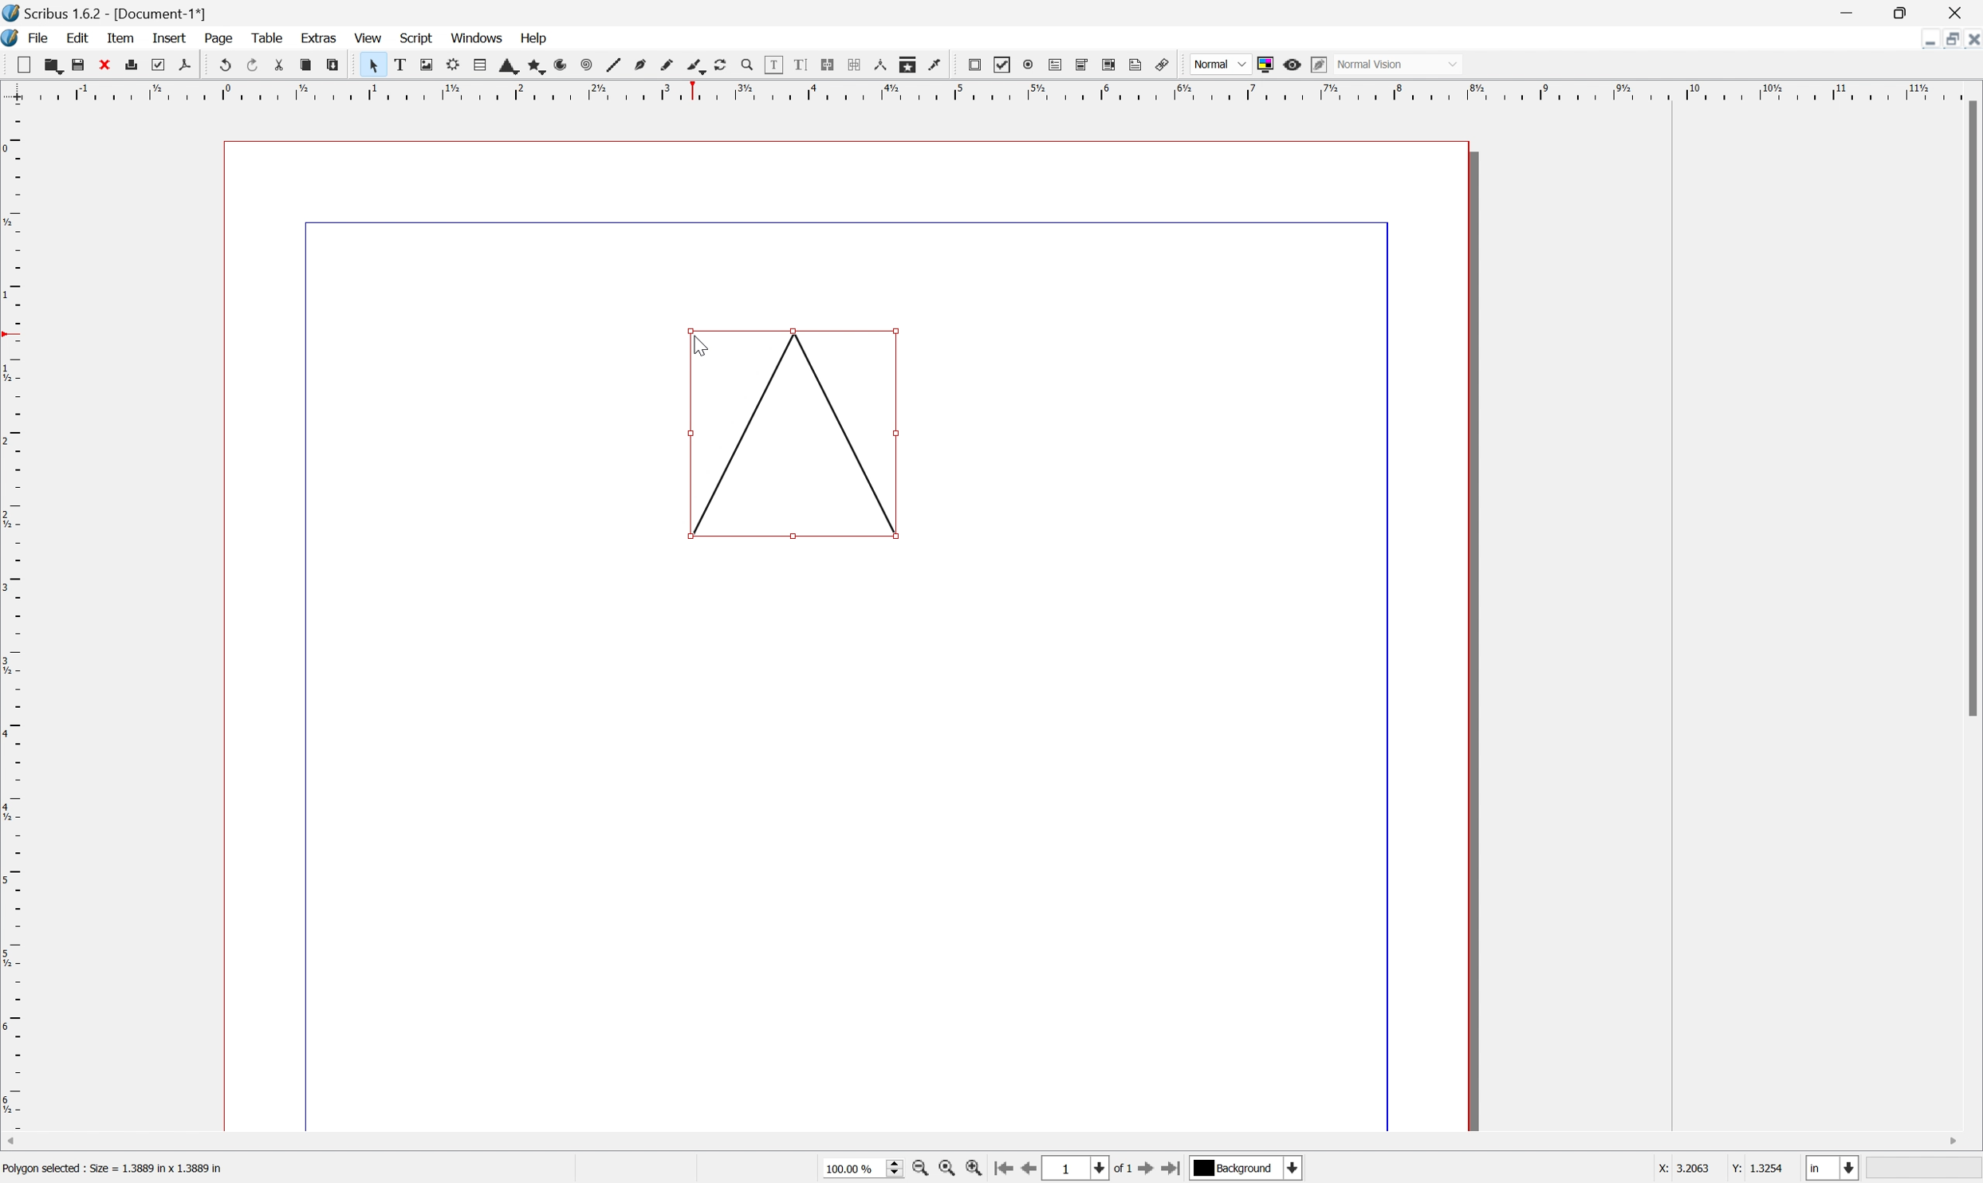 This screenshot has height=1183, width=1983. Describe the element at coordinates (950, 1171) in the screenshot. I see `Zoom to 100%` at that location.